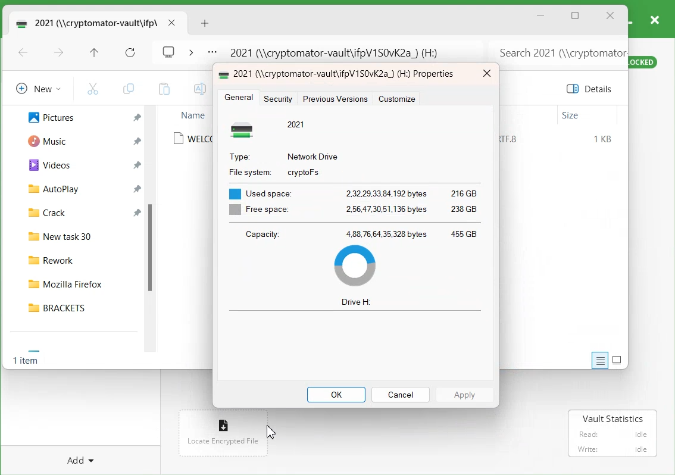 The image size is (675, 475). I want to click on 2322933.84.192 bytes, so click(386, 192).